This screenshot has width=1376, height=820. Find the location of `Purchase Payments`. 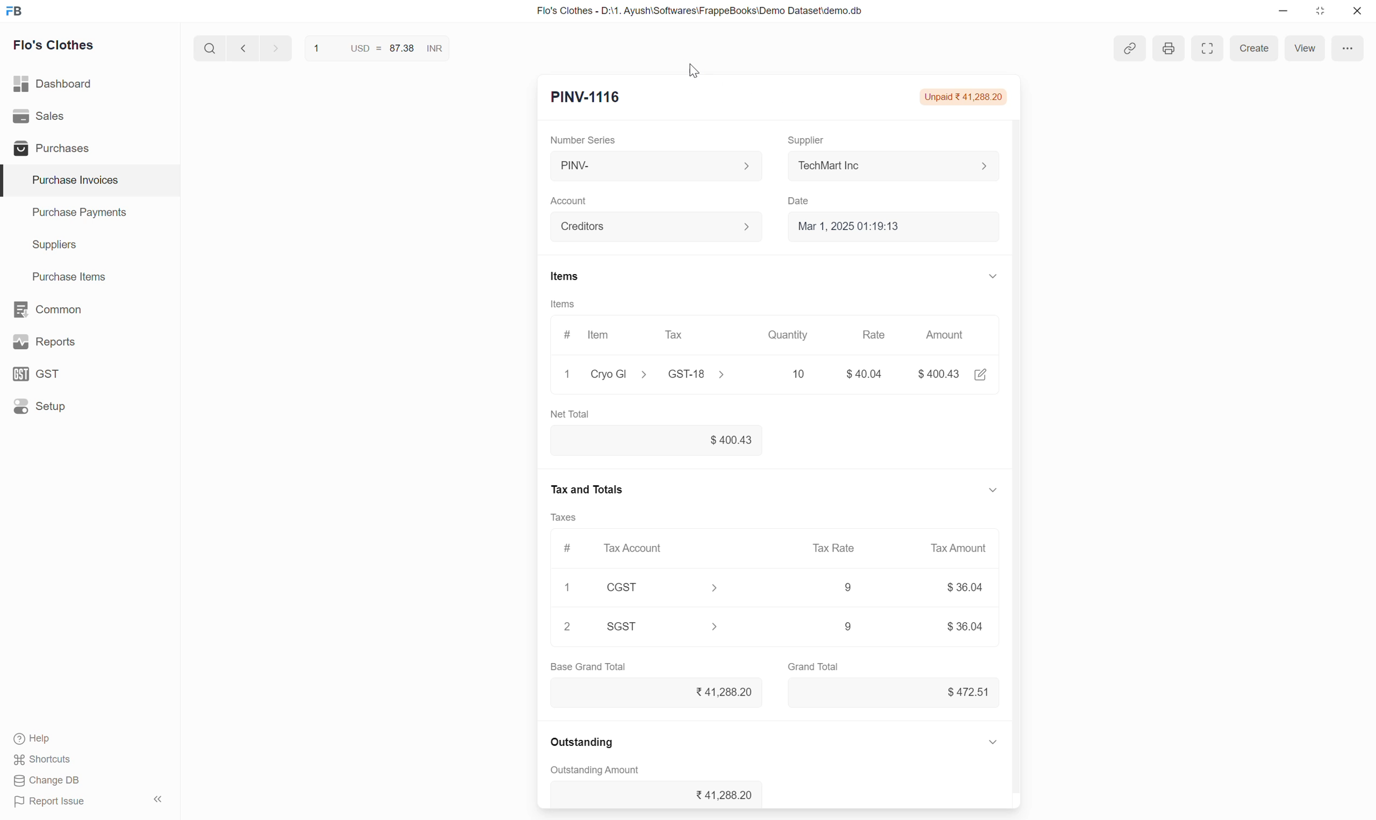

Purchase Payments is located at coordinates (78, 215).